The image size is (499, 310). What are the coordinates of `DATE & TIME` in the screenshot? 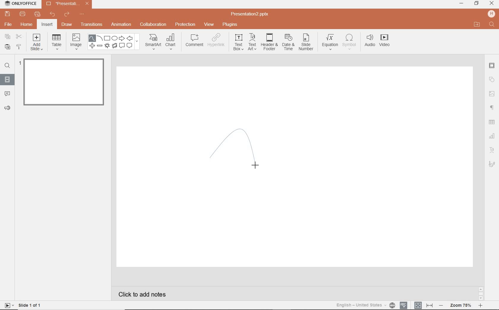 It's located at (288, 43).